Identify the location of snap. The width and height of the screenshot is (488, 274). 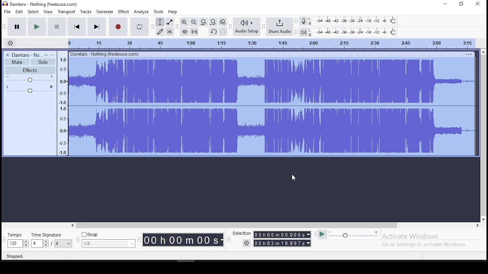
(108, 239).